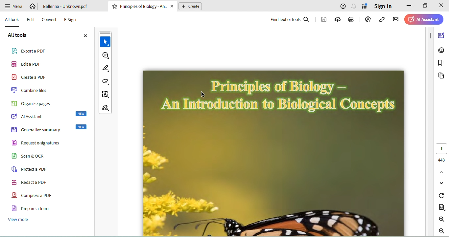 This screenshot has height=237, width=449. I want to click on protect a pdf, so click(31, 169).